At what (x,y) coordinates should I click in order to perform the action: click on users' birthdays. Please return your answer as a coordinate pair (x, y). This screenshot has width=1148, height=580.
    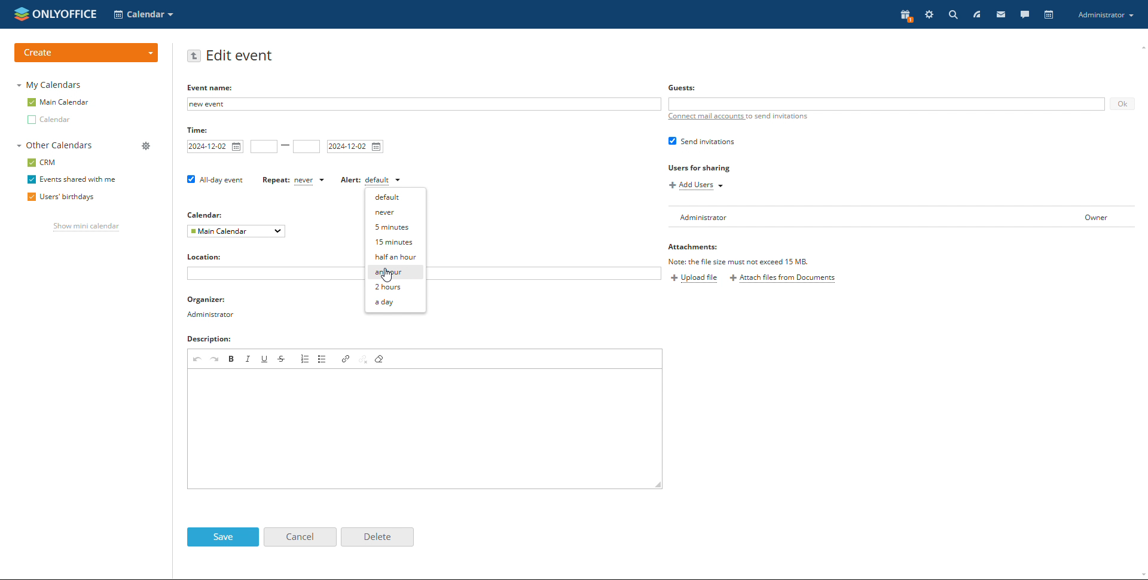
    Looking at the image, I should click on (60, 197).